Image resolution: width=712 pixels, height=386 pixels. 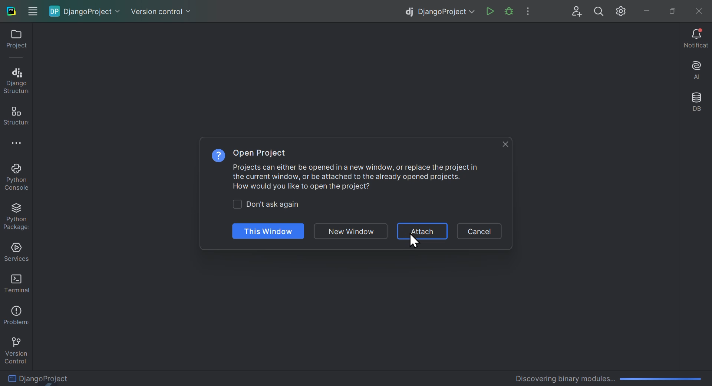 What do you see at coordinates (273, 204) in the screenshot?
I see `Don't ask again` at bounding box center [273, 204].